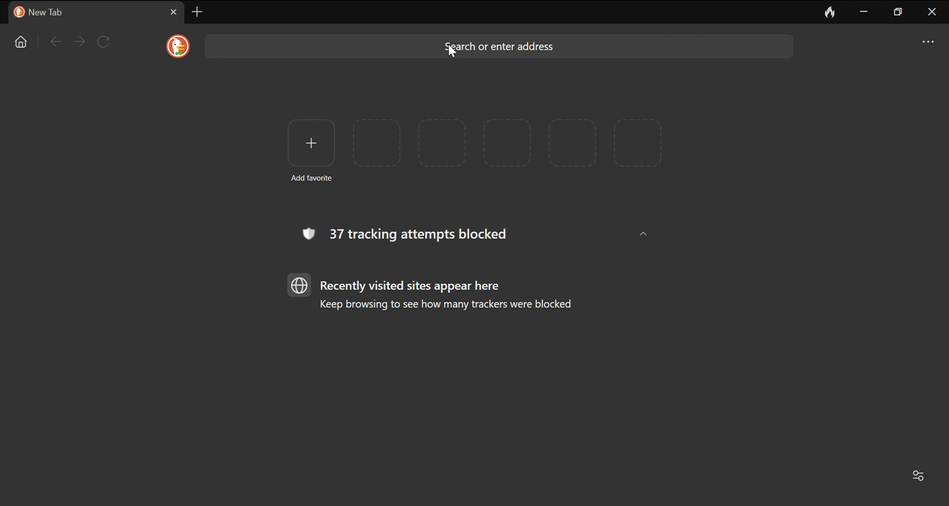  What do you see at coordinates (929, 40) in the screenshot?
I see `options` at bounding box center [929, 40].